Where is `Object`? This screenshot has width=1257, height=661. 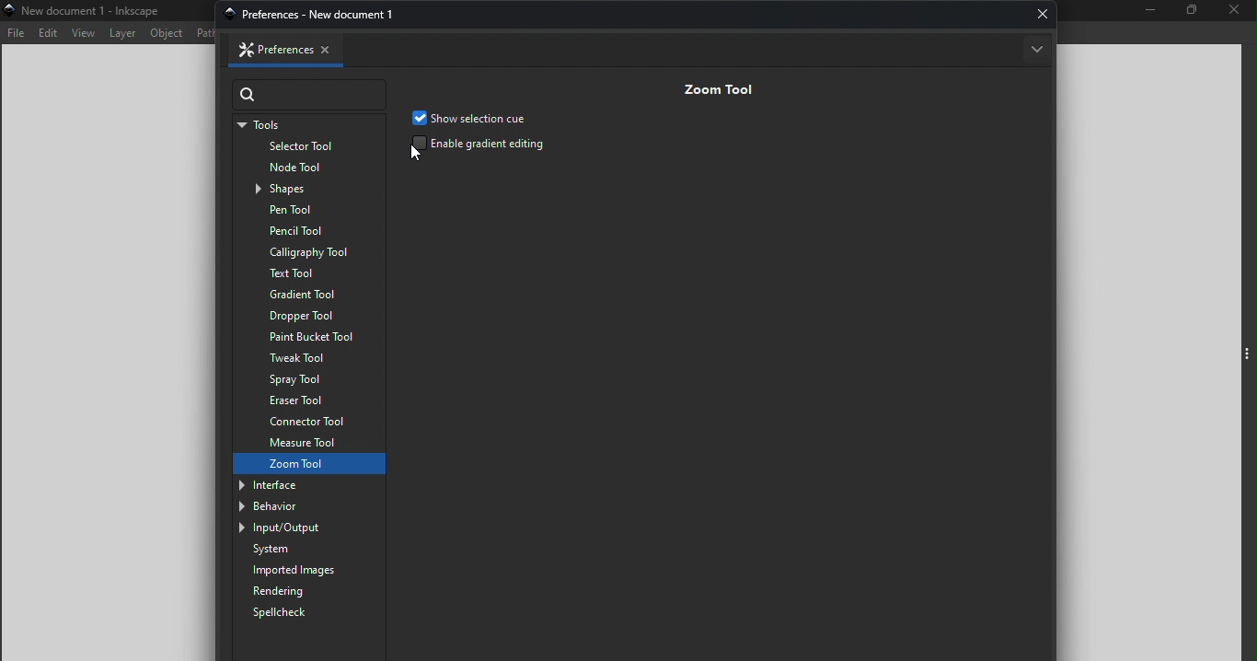
Object is located at coordinates (165, 34).